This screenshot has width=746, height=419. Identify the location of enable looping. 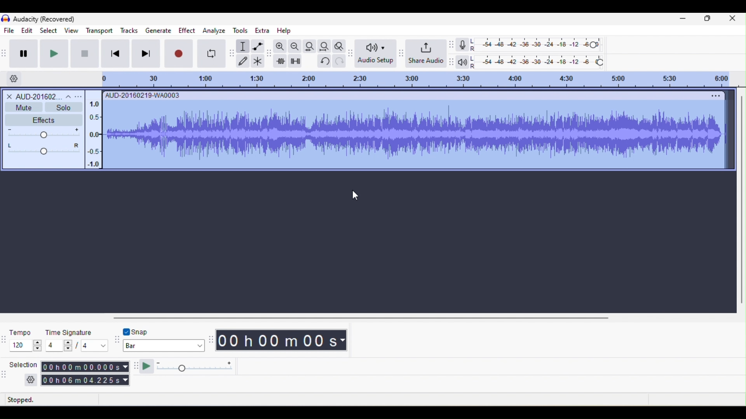
(211, 54).